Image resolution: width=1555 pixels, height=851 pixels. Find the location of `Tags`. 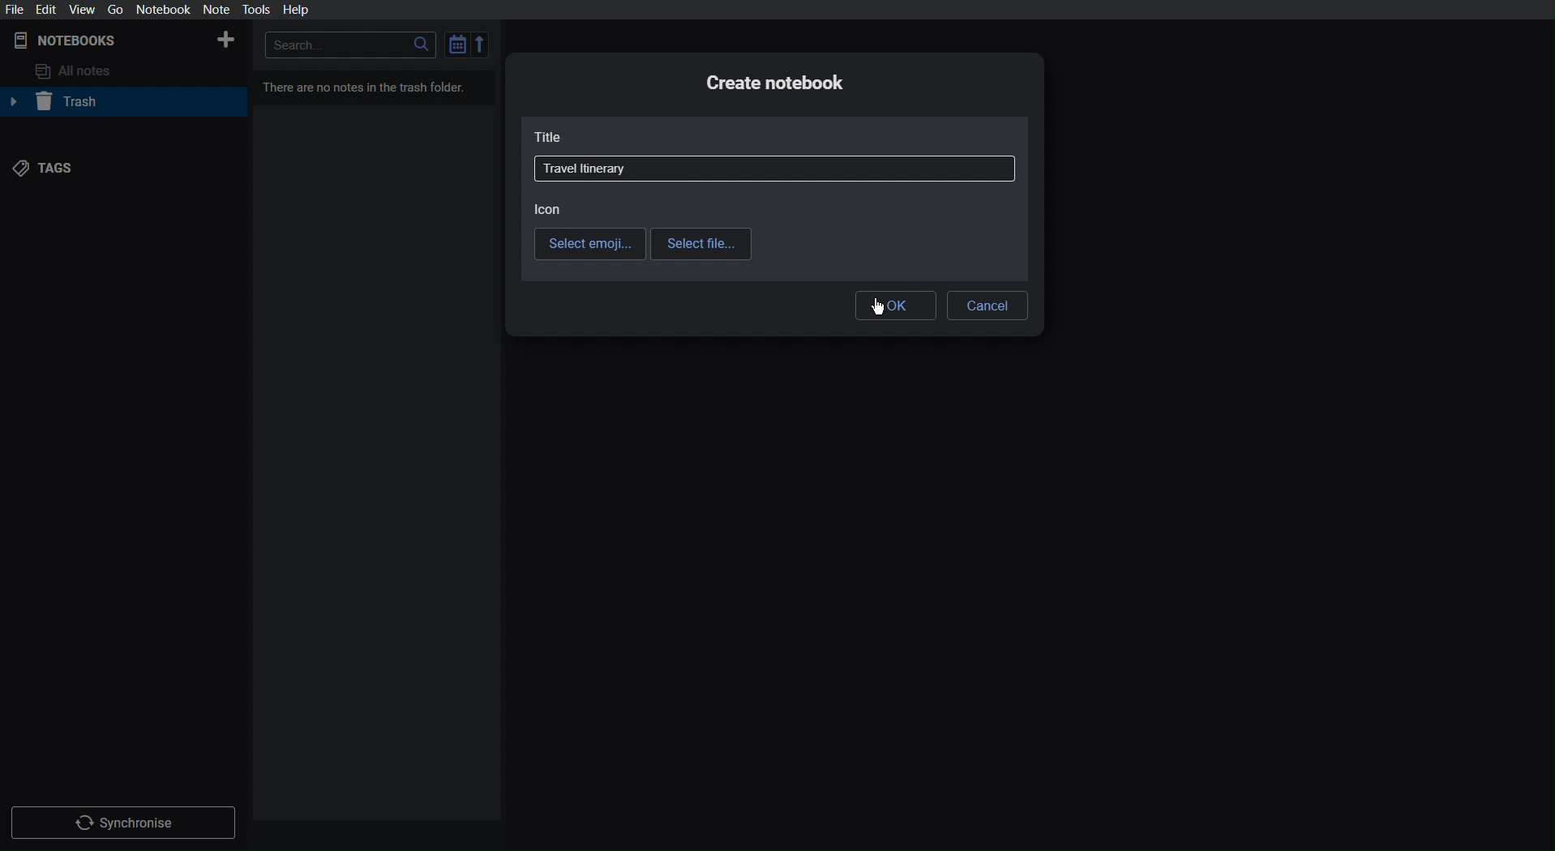

Tags is located at coordinates (43, 170).